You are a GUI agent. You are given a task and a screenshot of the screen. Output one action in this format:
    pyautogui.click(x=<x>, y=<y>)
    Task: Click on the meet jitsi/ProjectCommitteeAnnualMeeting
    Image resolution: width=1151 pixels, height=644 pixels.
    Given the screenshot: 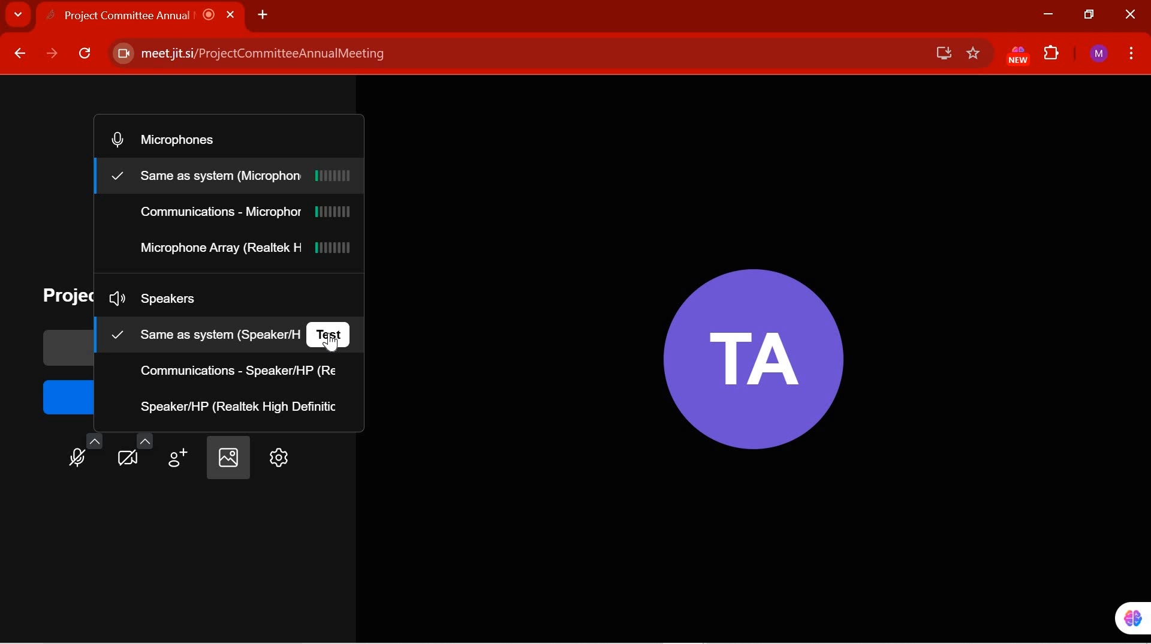 What is the action you would take?
    pyautogui.click(x=511, y=54)
    